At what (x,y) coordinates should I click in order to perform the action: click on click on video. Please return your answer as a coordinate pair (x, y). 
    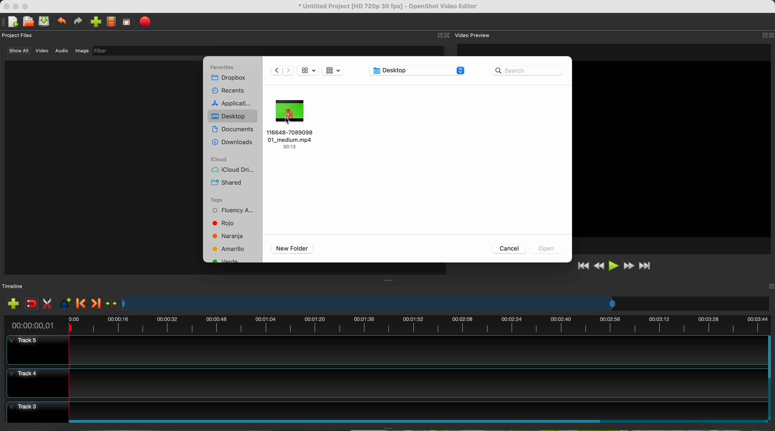
    Looking at the image, I should click on (292, 123).